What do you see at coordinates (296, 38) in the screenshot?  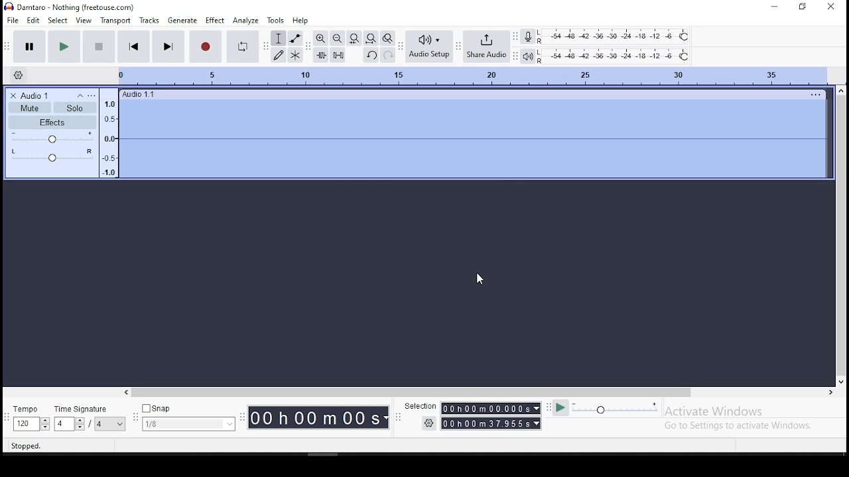 I see `envelope tool` at bounding box center [296, 38].